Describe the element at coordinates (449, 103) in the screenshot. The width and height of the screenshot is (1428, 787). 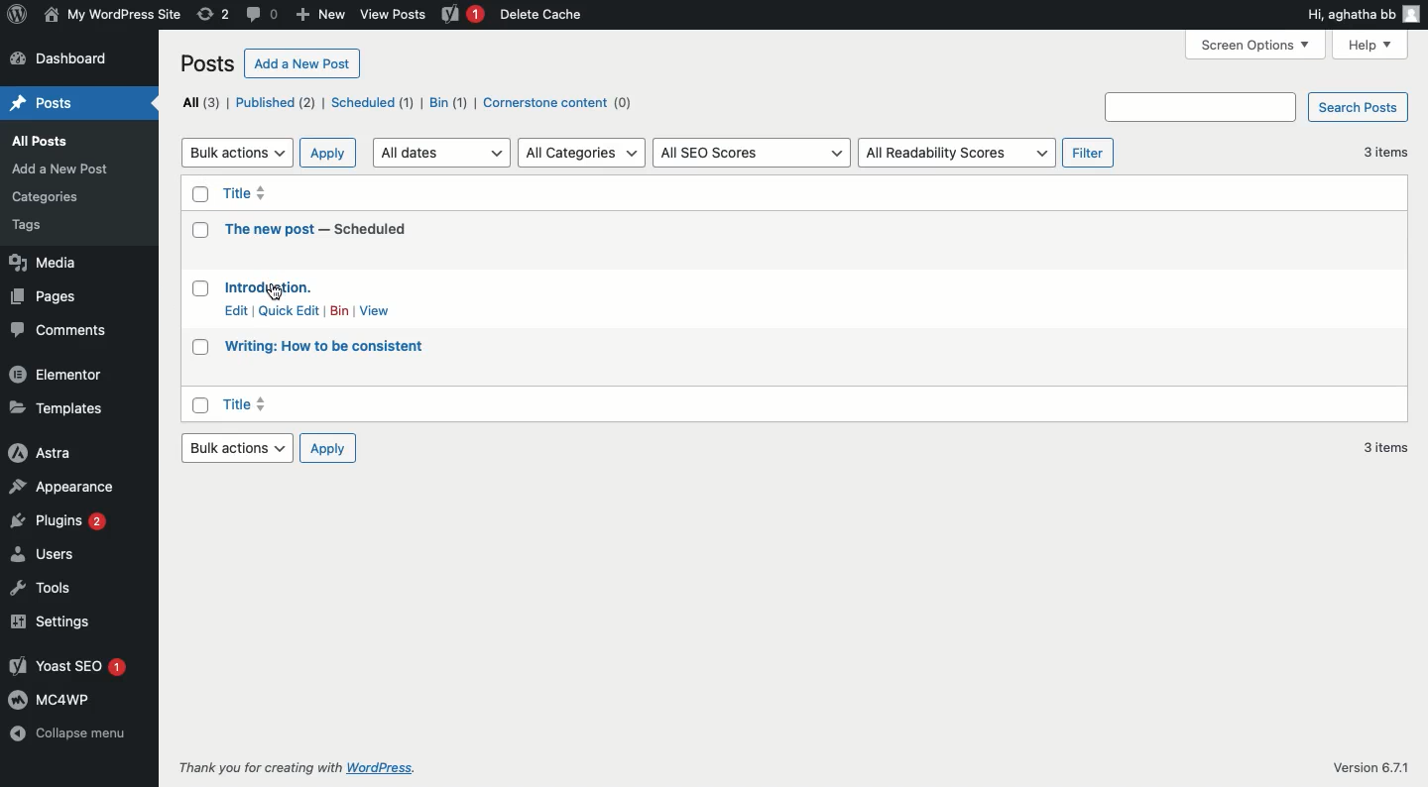
I see `Bin` at that location.